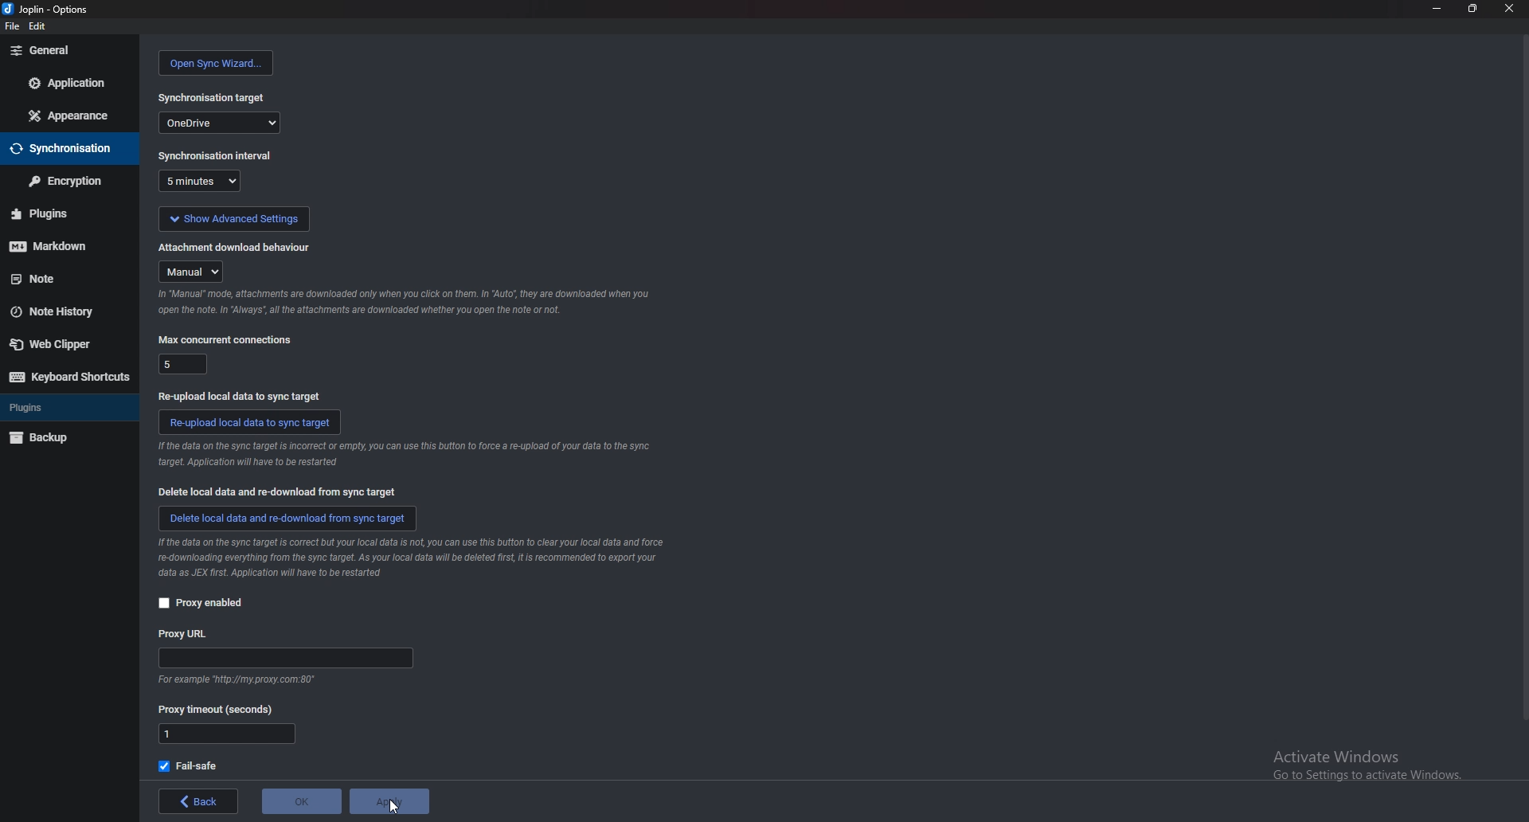  What do you see at coordinates (1523, 381) in the screenshot?
I see `scroll bar` at bounding box center [1523, 381].